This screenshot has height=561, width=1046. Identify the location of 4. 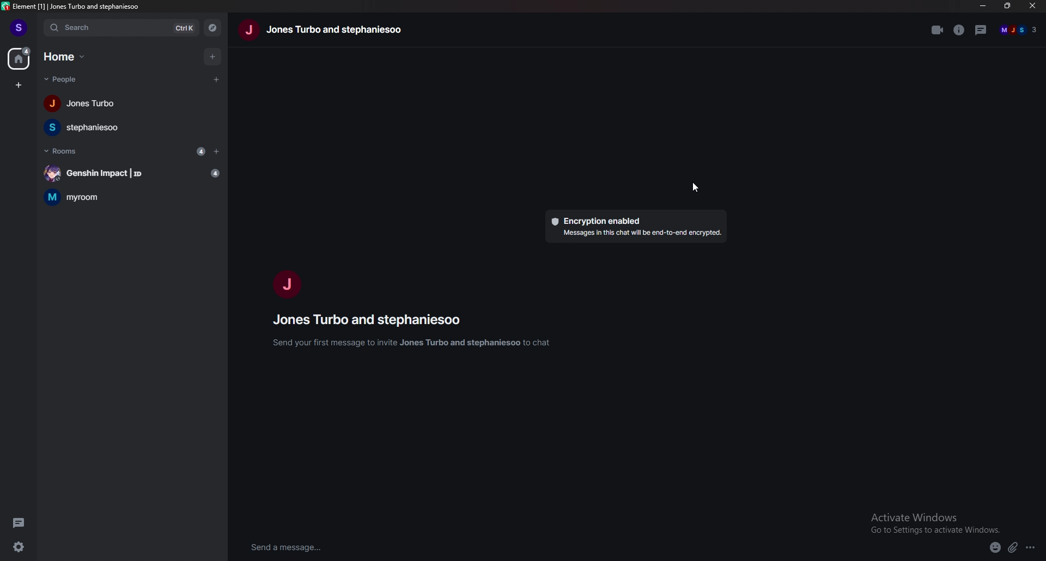
(200, 151).